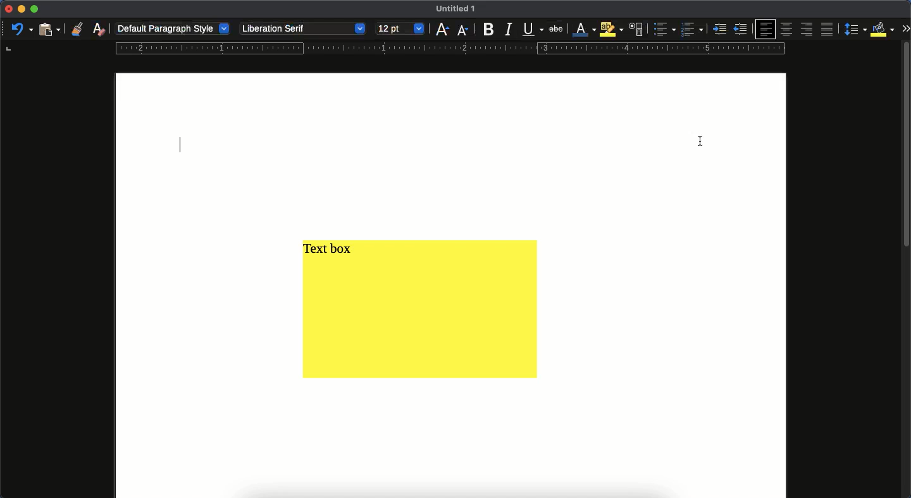 Image resolution: width=911 pixels, height=498 pixels. I want to click on right align, so click(807, 30).